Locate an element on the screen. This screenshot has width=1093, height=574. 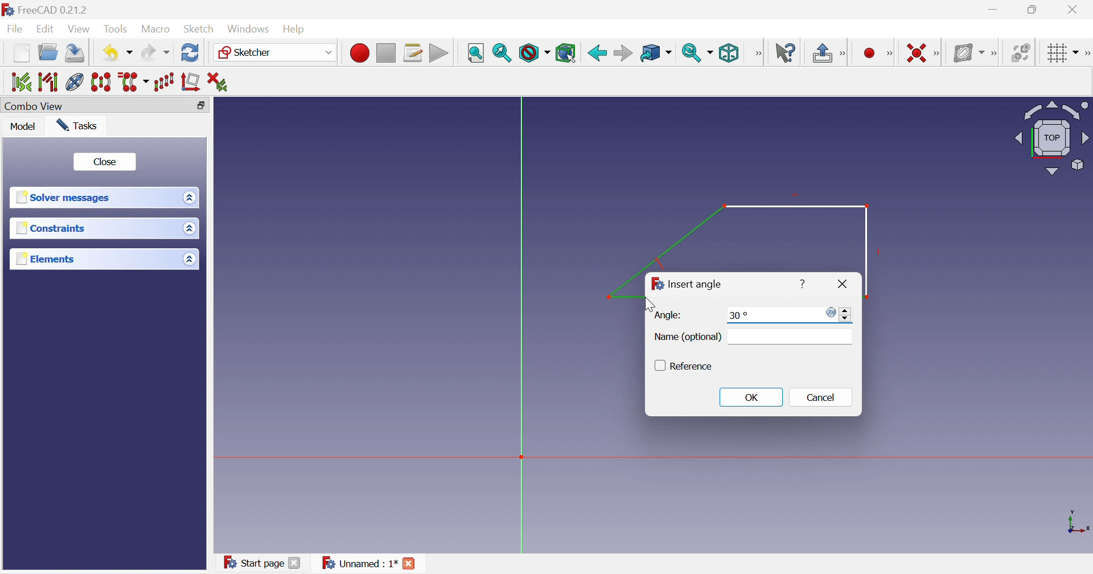
More is located at coordinates (993, 51).